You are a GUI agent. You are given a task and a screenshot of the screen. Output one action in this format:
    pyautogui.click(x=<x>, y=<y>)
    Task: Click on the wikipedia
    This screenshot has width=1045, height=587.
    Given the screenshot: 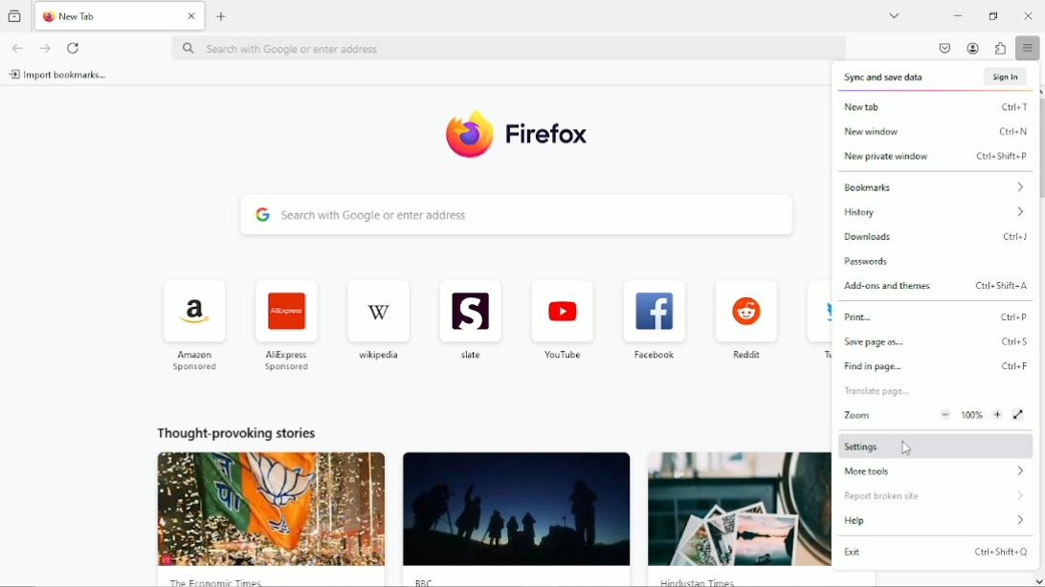 What is the action you would take?
    pyautogui.click(x=376, y=306)
    